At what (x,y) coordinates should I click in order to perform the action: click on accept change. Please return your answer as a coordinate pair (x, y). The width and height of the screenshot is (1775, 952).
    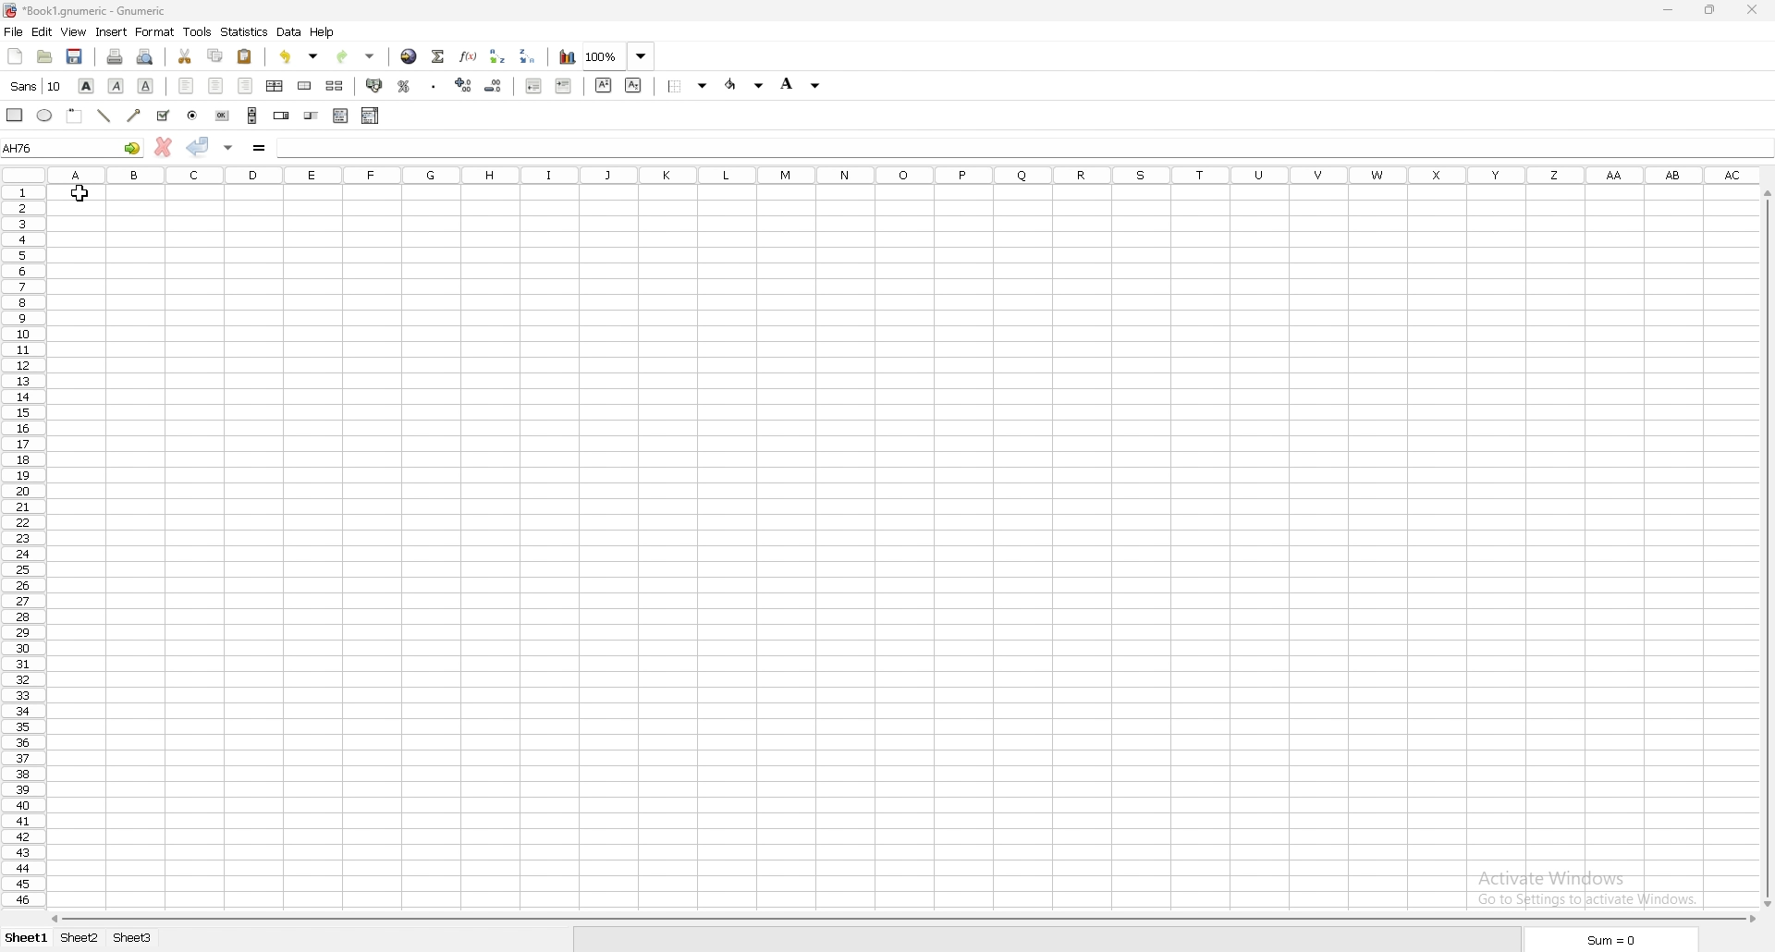
    Looking at the image, I should click on (199, 147).